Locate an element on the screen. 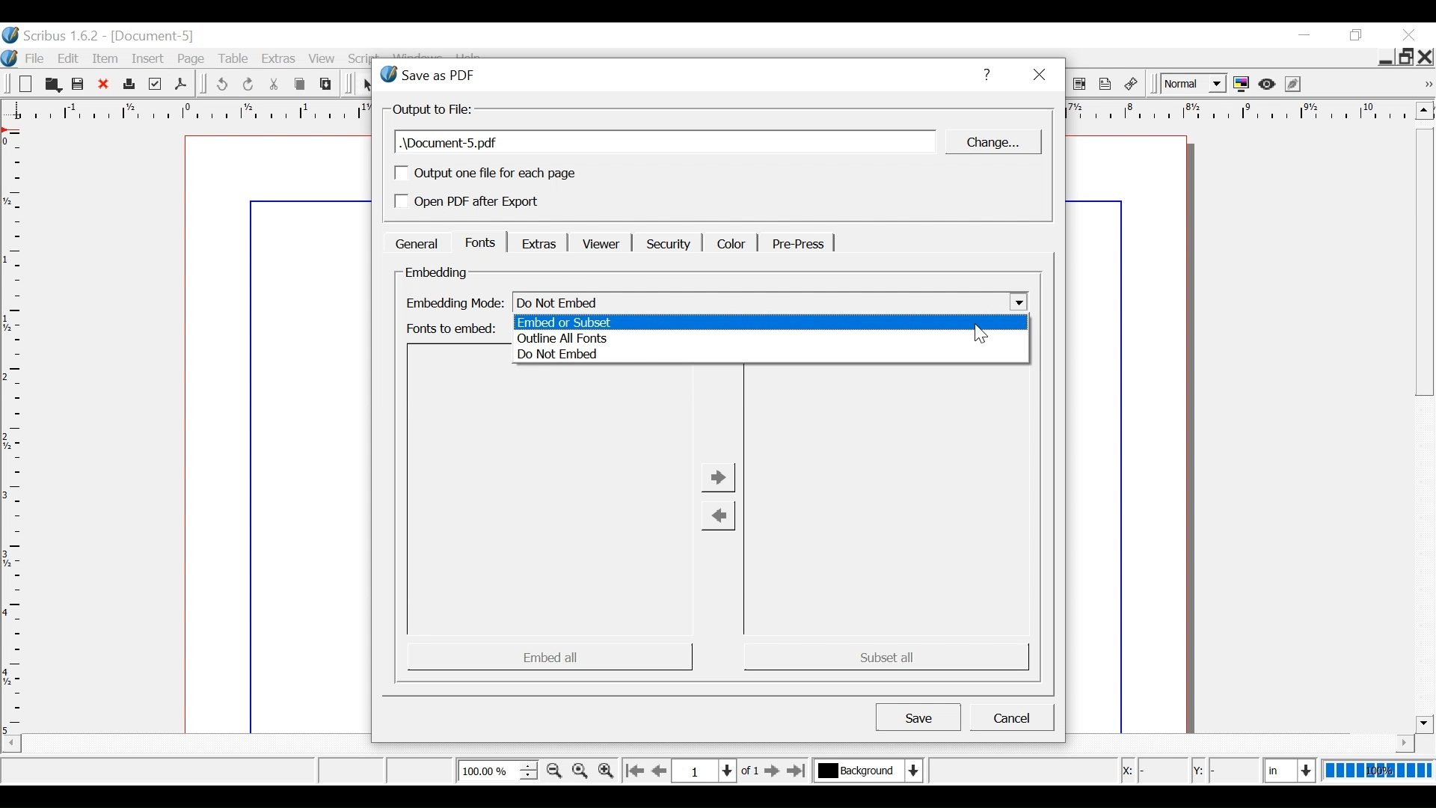 This screenshot has height=808, width=1436. Edit in Preview mode is located at coordinates (1295, 84).